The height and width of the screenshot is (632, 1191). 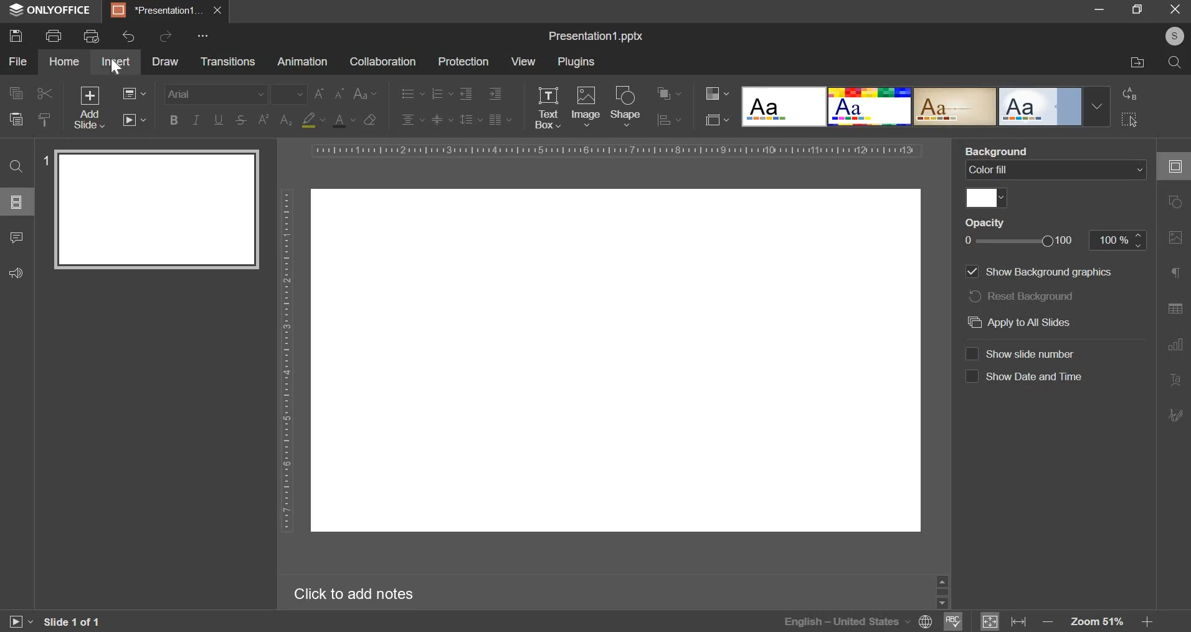 What do you see at coordinates (17, 62) in the screenshot?
I see `file` at bounding box center [17, 62].